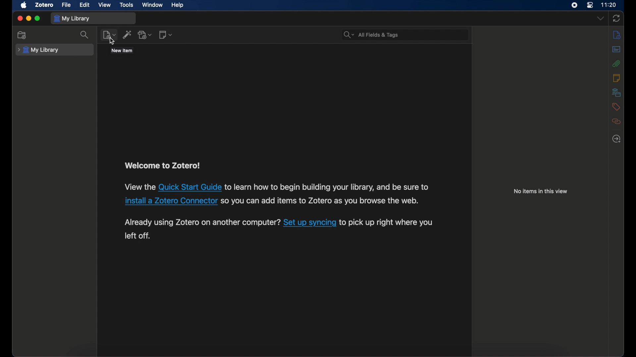 The width and height of the screenshot is (636, 357). Describe the element at coordinates (66, 5) in the screenshot. I see `file` at that location.